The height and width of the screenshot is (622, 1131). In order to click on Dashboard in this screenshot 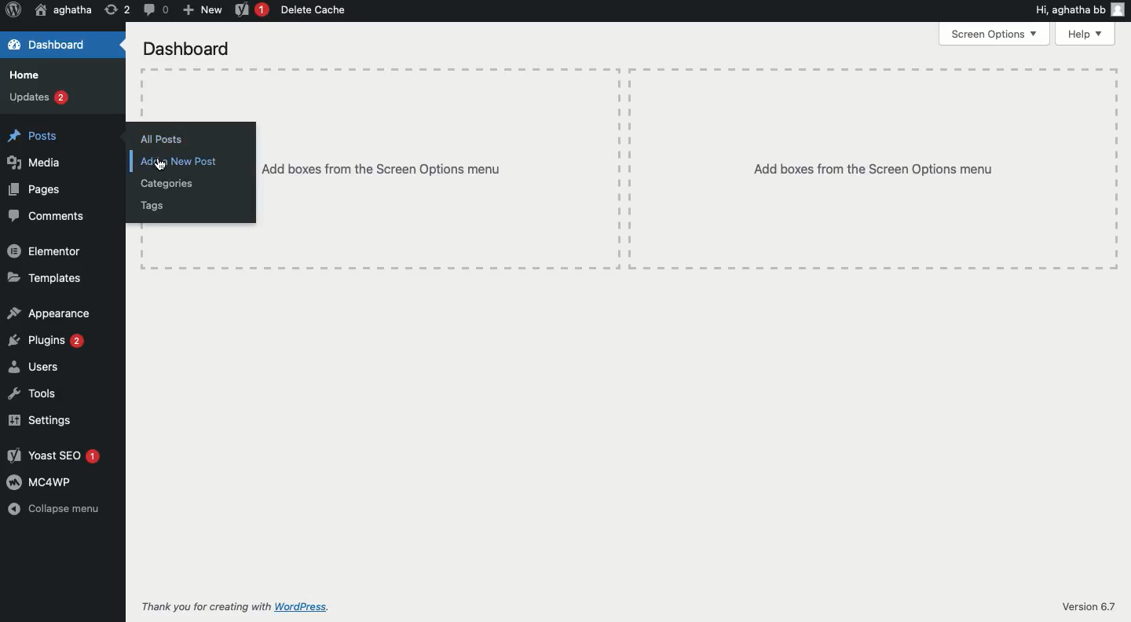, I will do `click(60, 45)`.